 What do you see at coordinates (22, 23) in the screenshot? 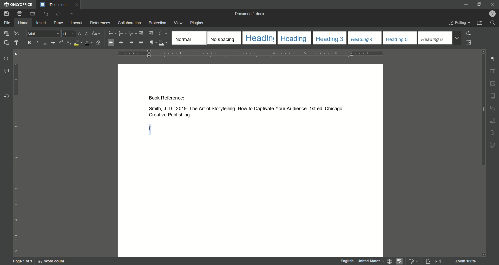
I see `home` at bounding box center [22, 23].